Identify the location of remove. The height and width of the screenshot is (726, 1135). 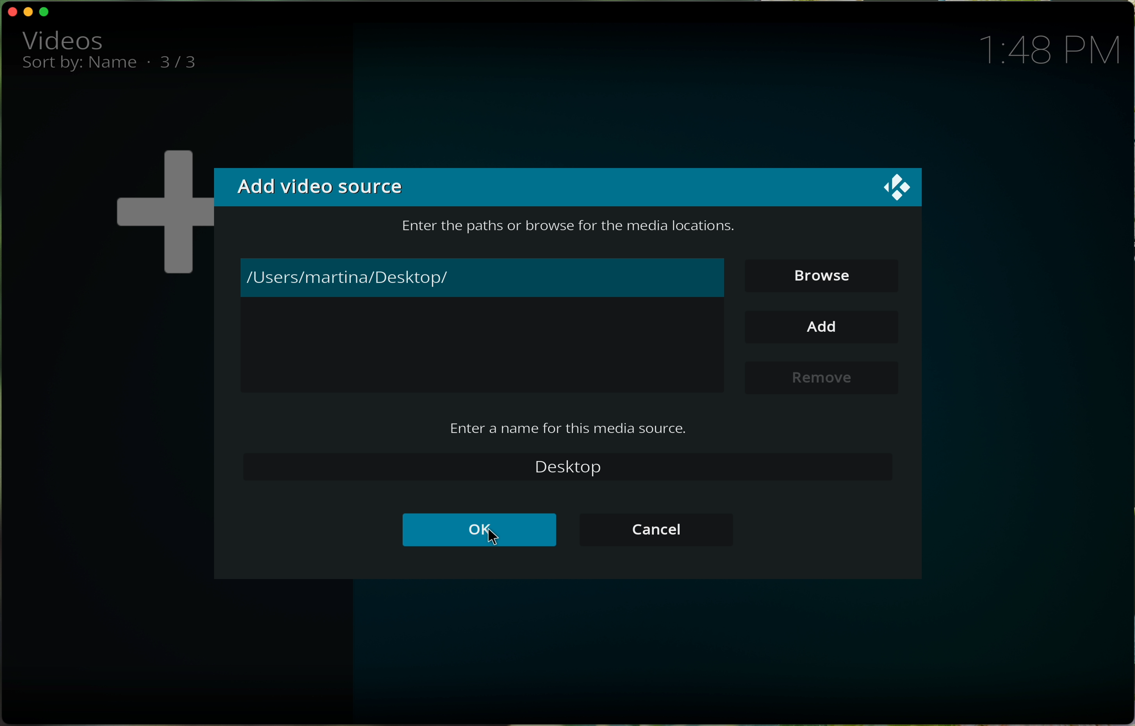
(820, 377).